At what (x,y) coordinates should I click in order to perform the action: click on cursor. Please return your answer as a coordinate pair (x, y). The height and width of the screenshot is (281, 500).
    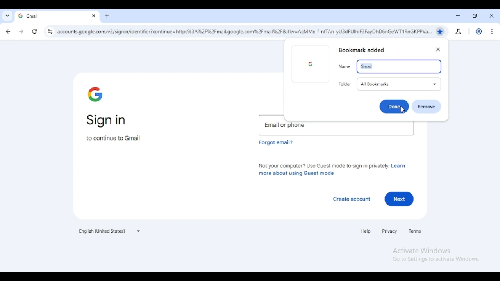
    Looking at the image, I should click on (403, 110).